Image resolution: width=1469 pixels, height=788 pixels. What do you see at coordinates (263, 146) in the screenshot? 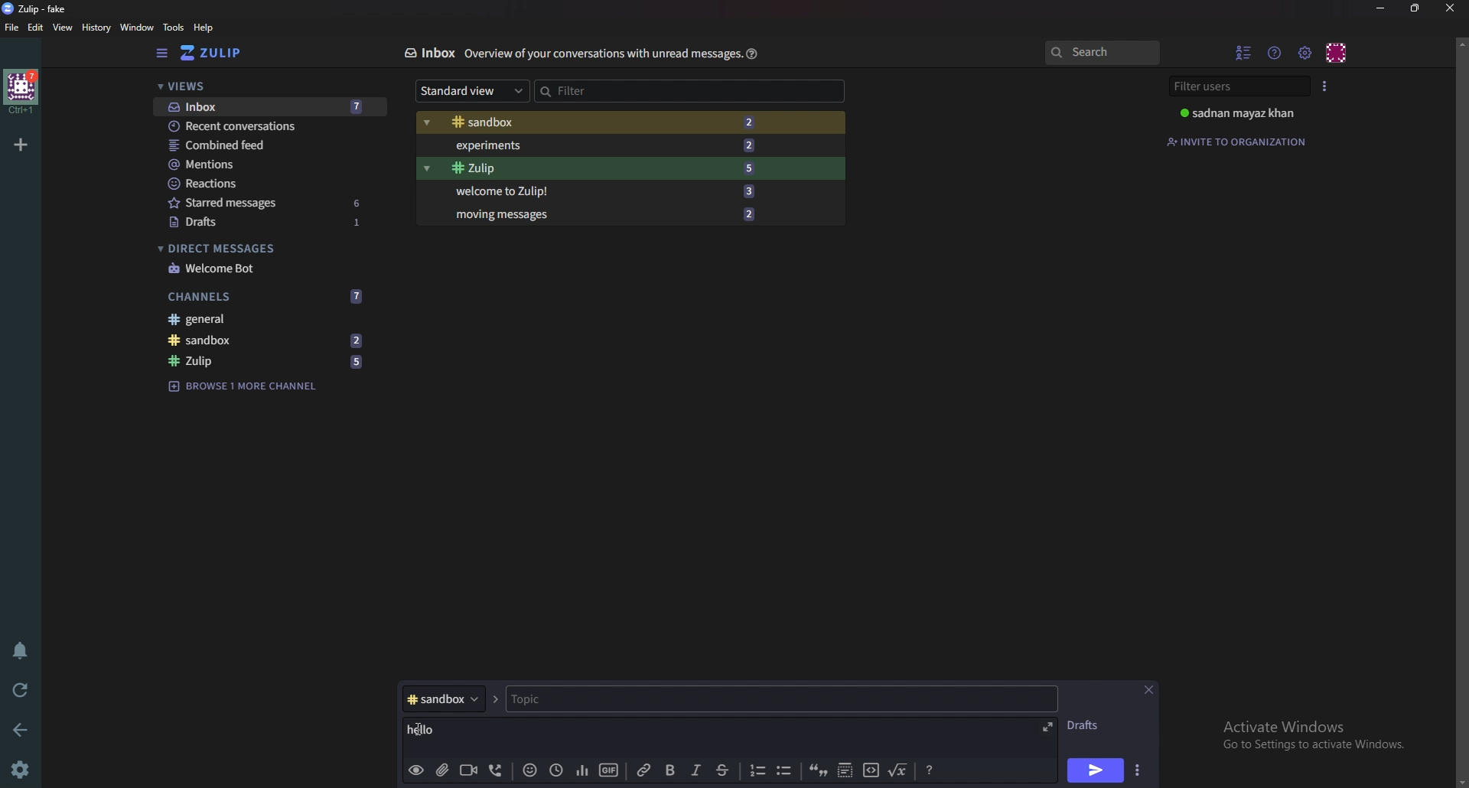
I see `Combined feed` at bounding box center [263, 146].